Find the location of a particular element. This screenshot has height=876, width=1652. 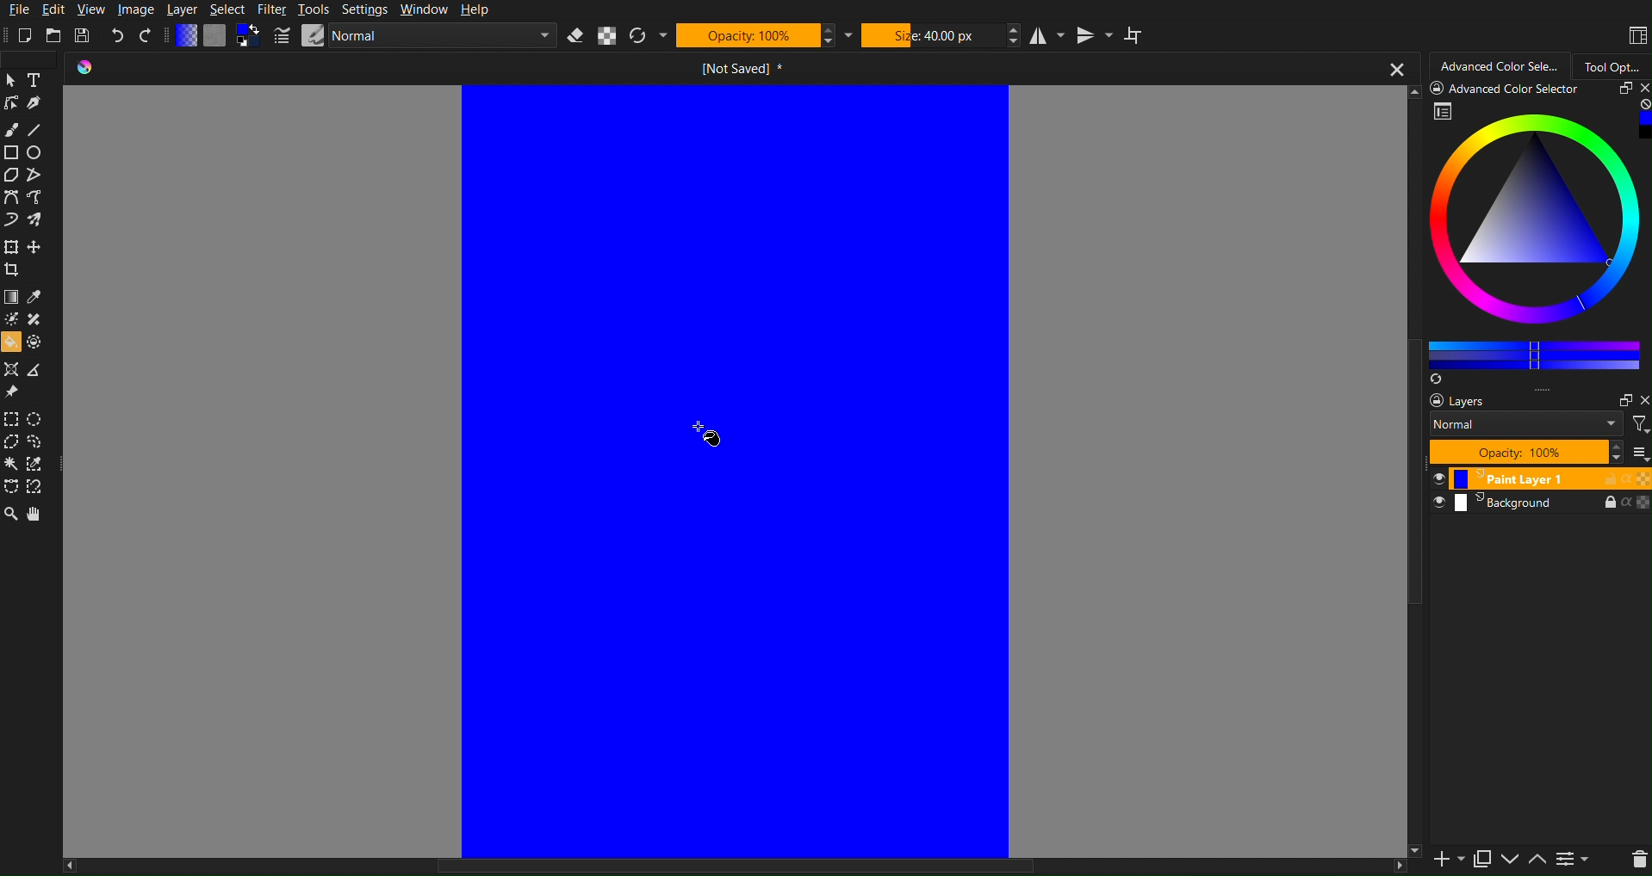

Normal is located at coordinates (413, 35).